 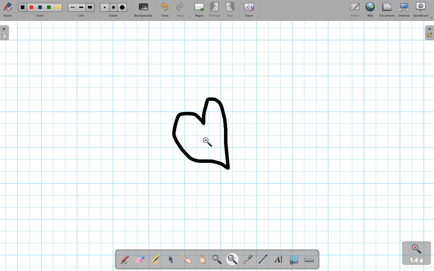 I want to click on TextInput, so click(x=309, y=259).